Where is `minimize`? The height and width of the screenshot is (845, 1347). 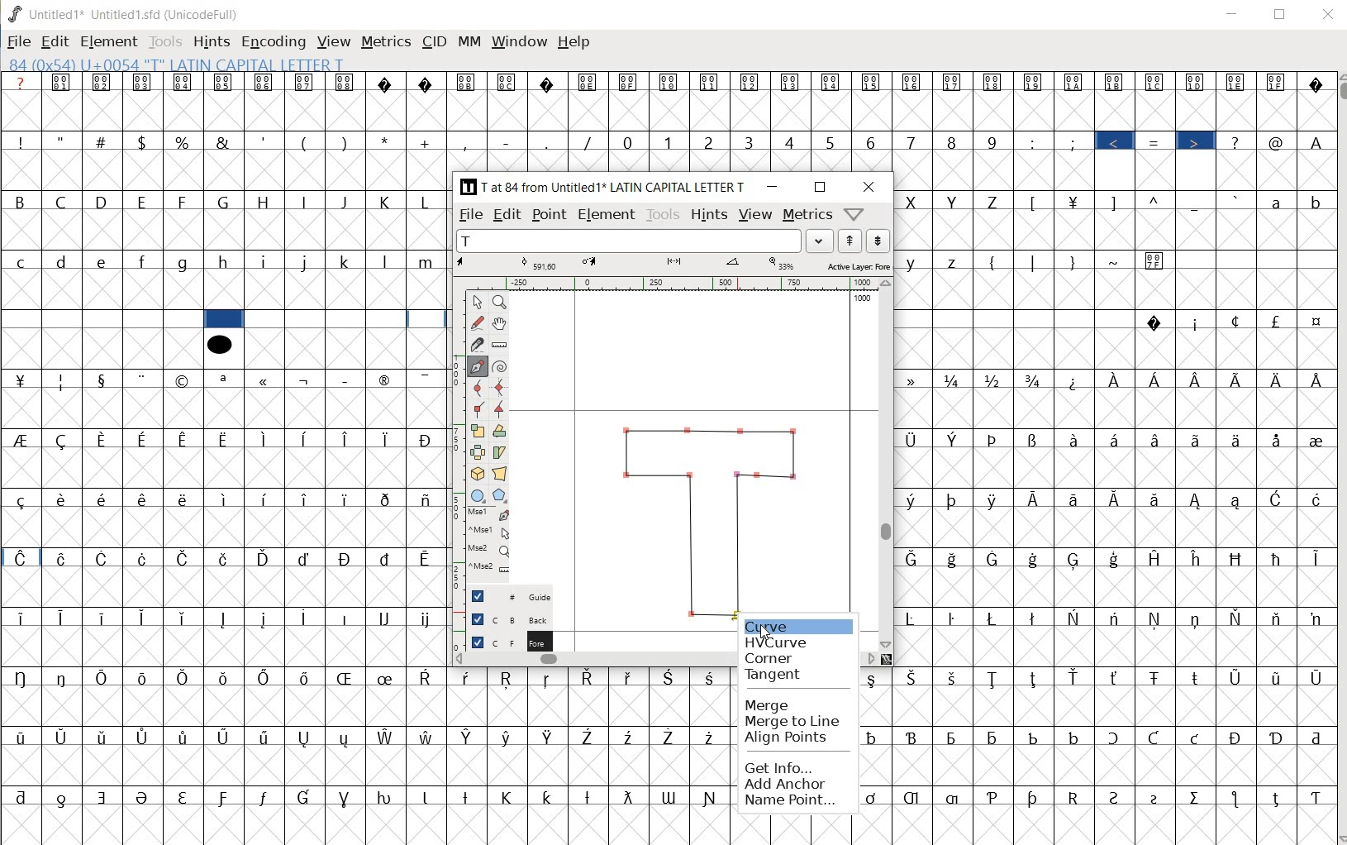
minimize is located at coordinates (773, 187).